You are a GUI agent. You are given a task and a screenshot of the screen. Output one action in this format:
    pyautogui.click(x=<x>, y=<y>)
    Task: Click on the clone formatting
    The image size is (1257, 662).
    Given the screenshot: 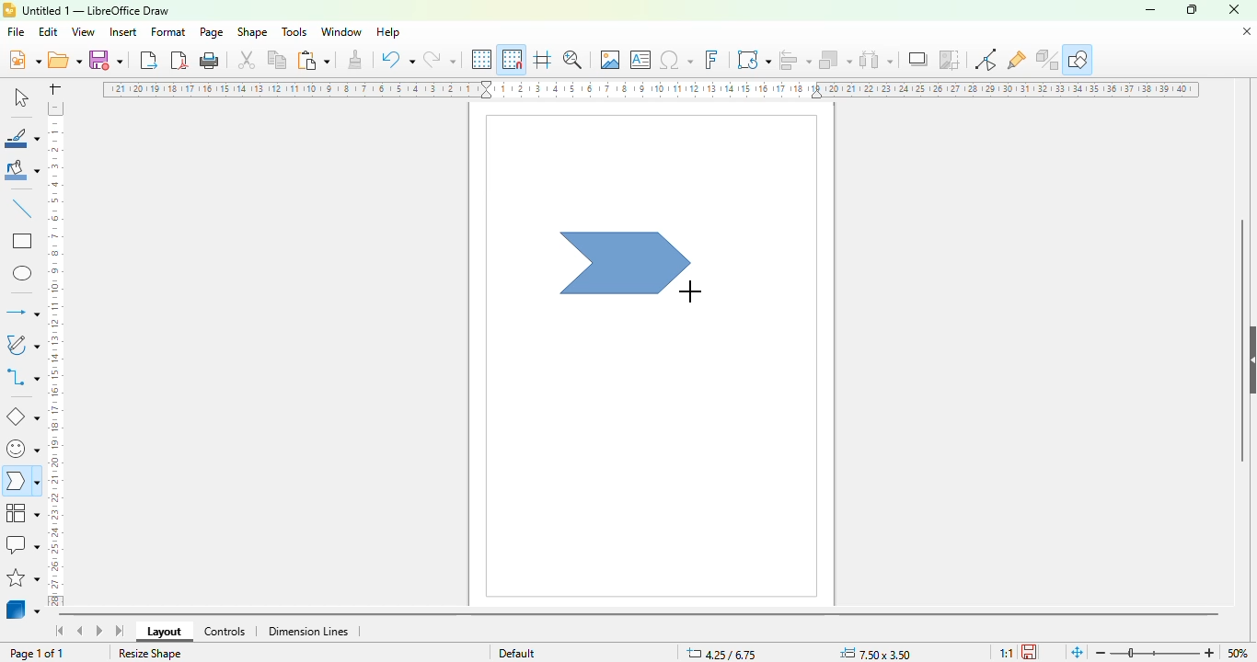 What is the action you would take?
    pyautogui.click(x=356, y=58)
    